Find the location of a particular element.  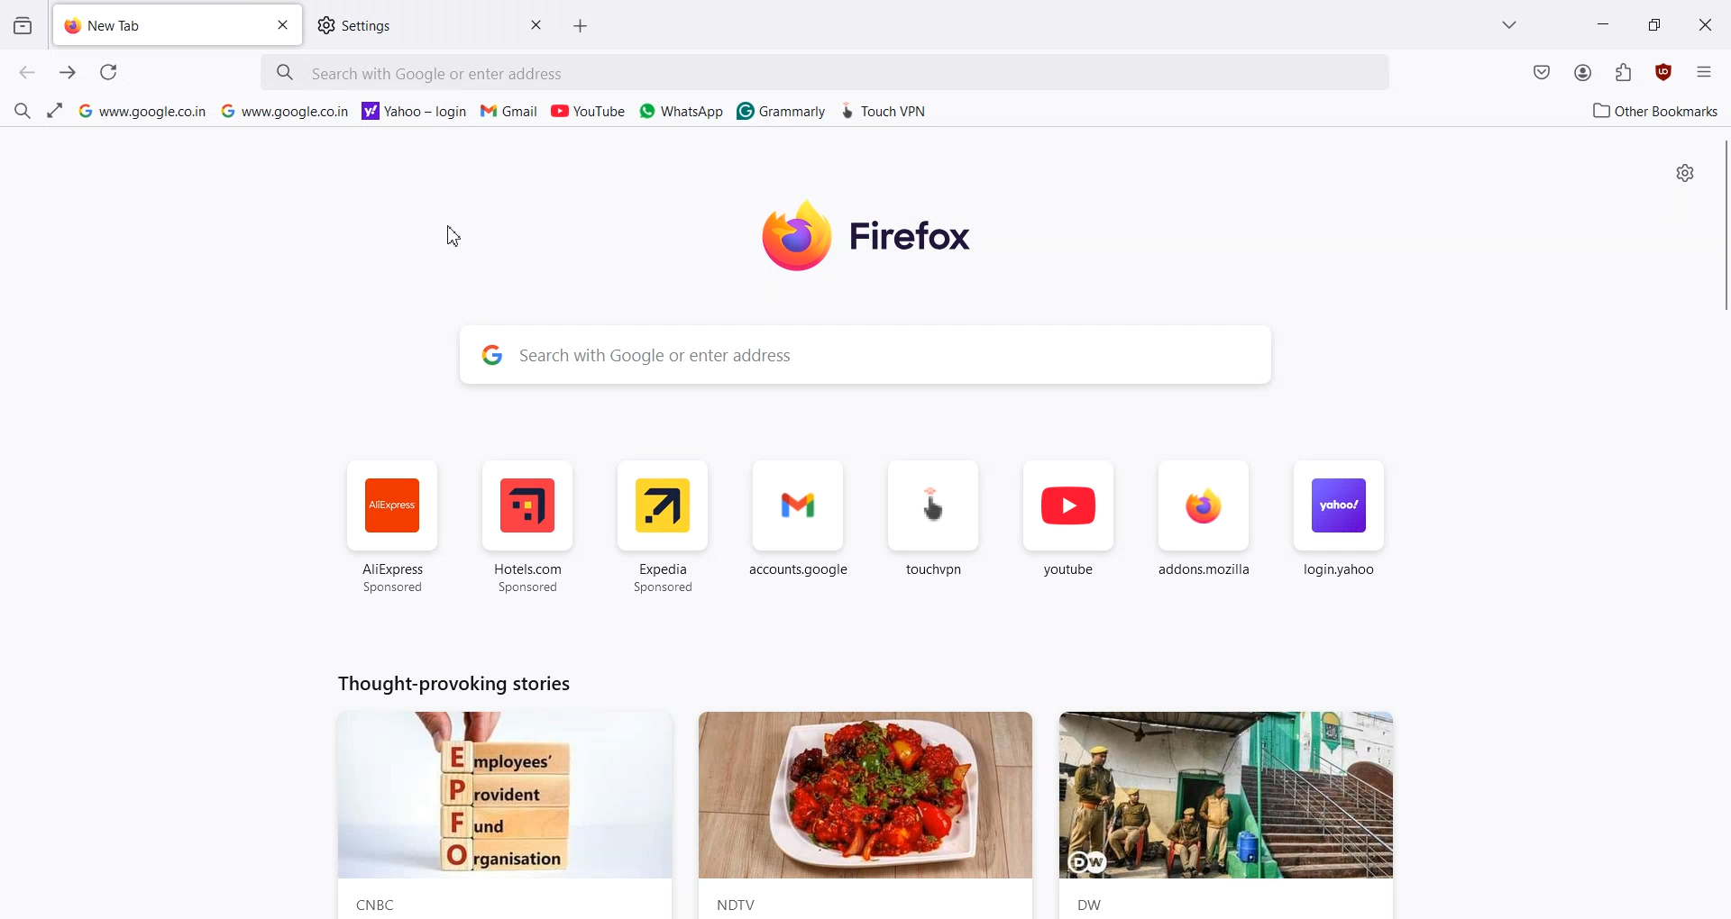

Find is located at coordinates (22, 108).